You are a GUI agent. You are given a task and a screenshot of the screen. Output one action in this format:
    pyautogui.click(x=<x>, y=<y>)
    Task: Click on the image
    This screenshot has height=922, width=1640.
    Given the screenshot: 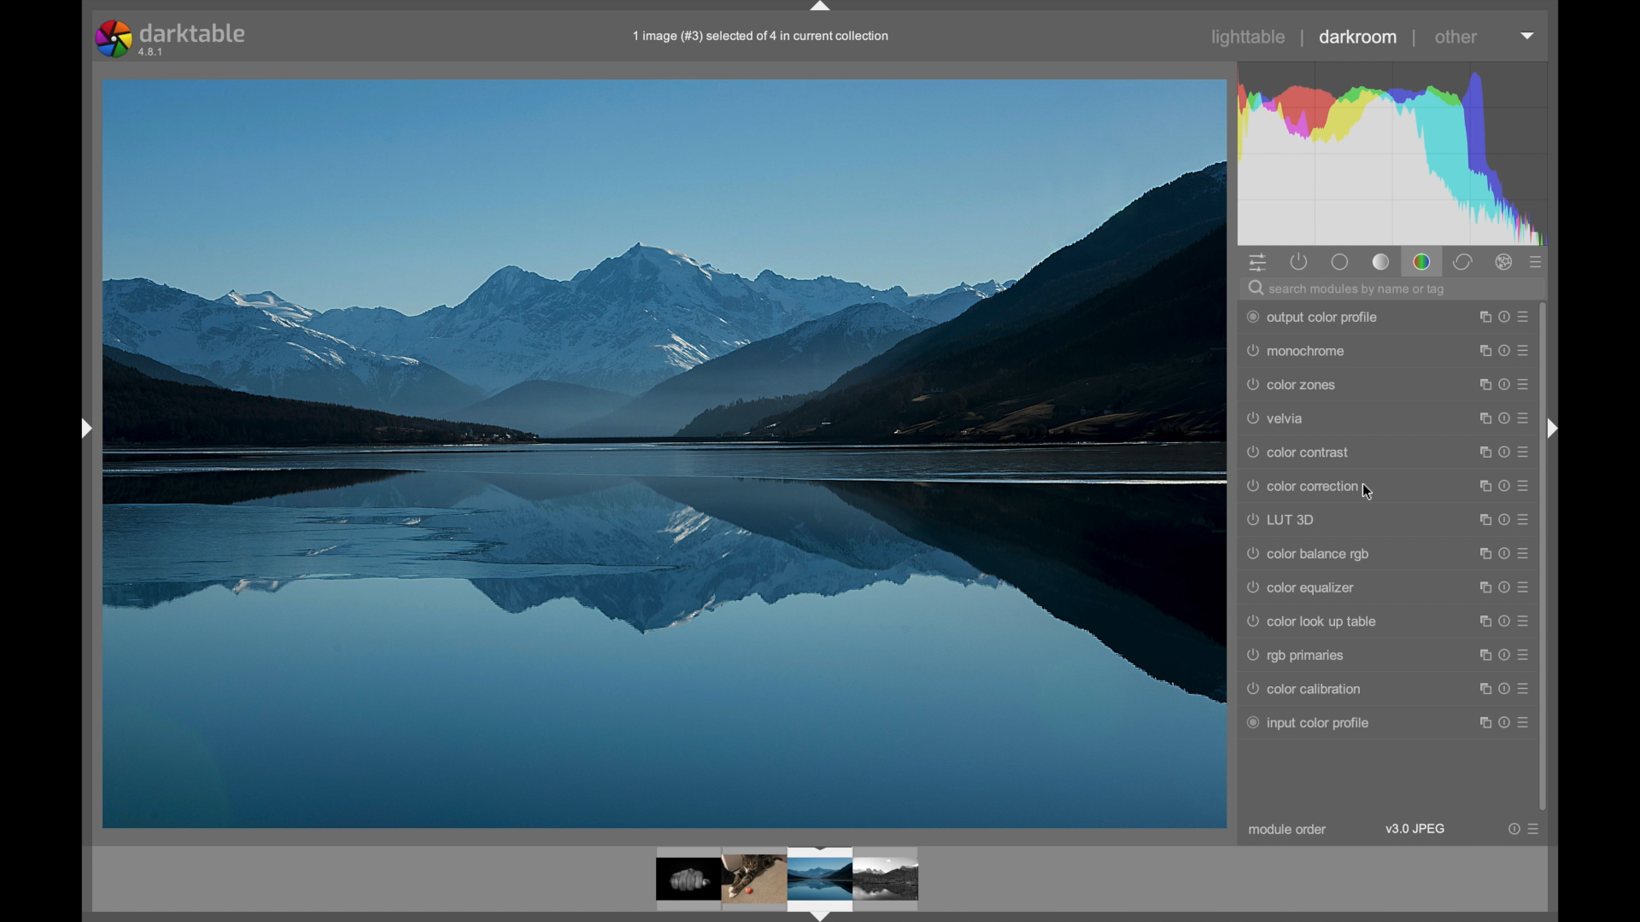 What is the action you would take?
    pyautogui.click(x=888, y=878)
    